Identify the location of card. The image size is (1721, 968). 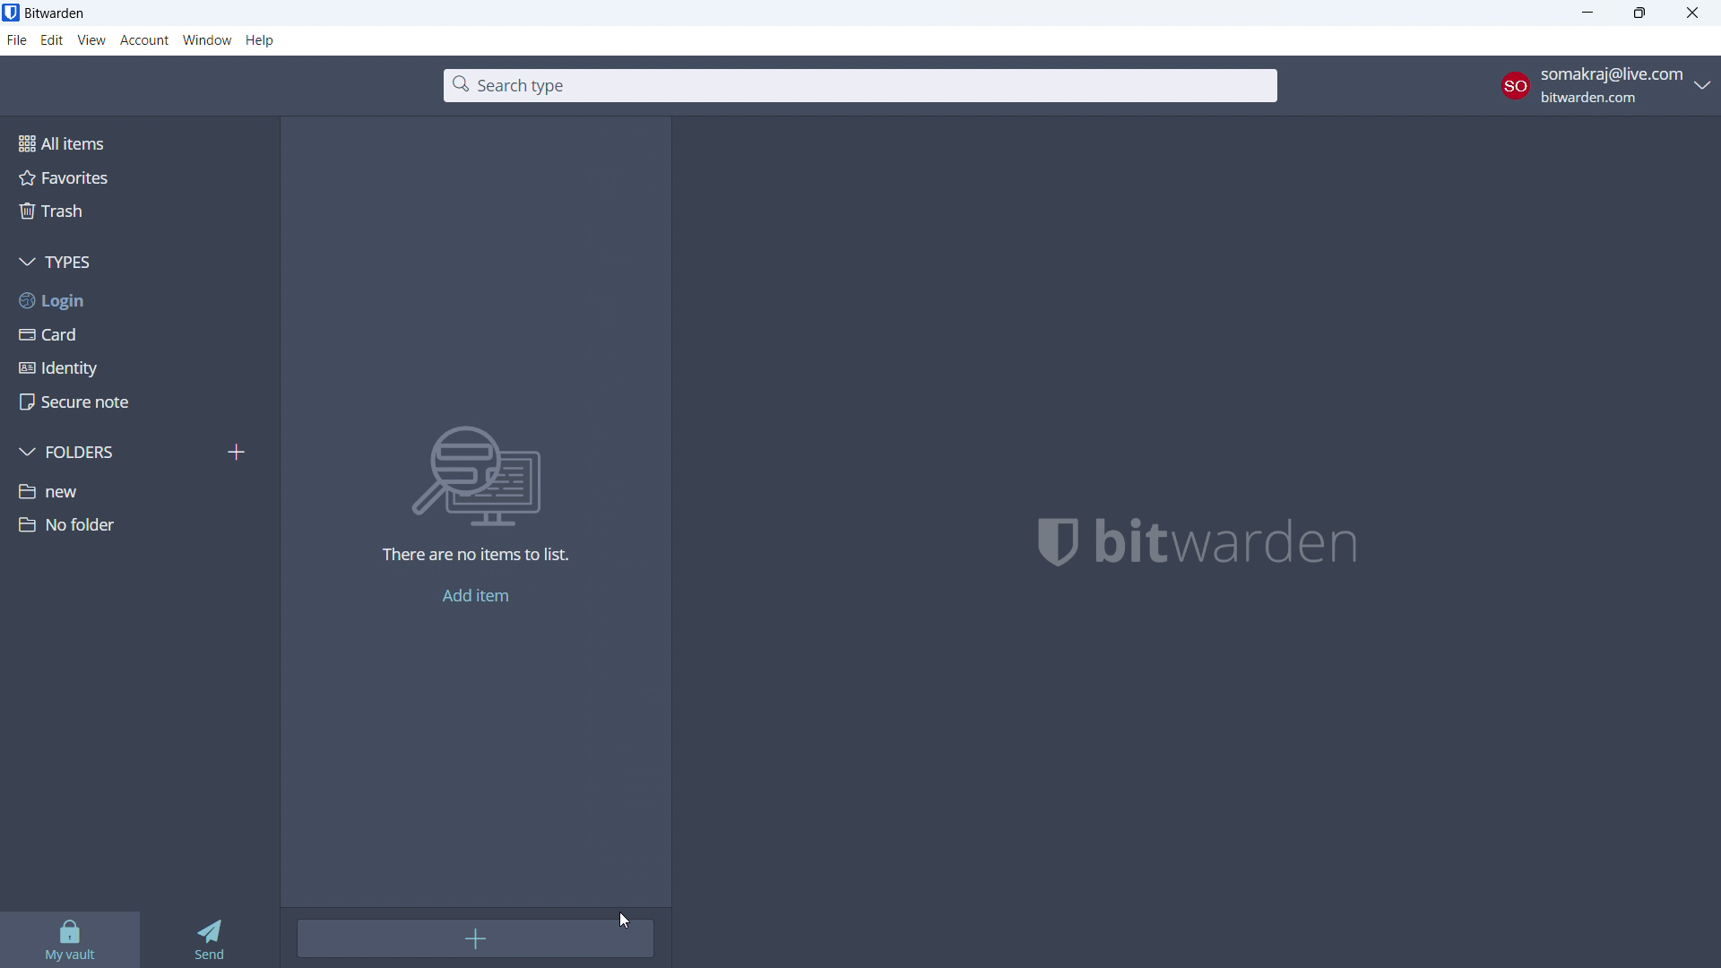
(141, 334).